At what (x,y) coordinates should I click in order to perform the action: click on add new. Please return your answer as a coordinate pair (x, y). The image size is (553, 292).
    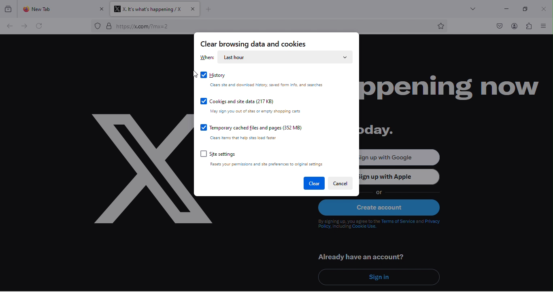
    Looking at the image, I should click on (210, 9).